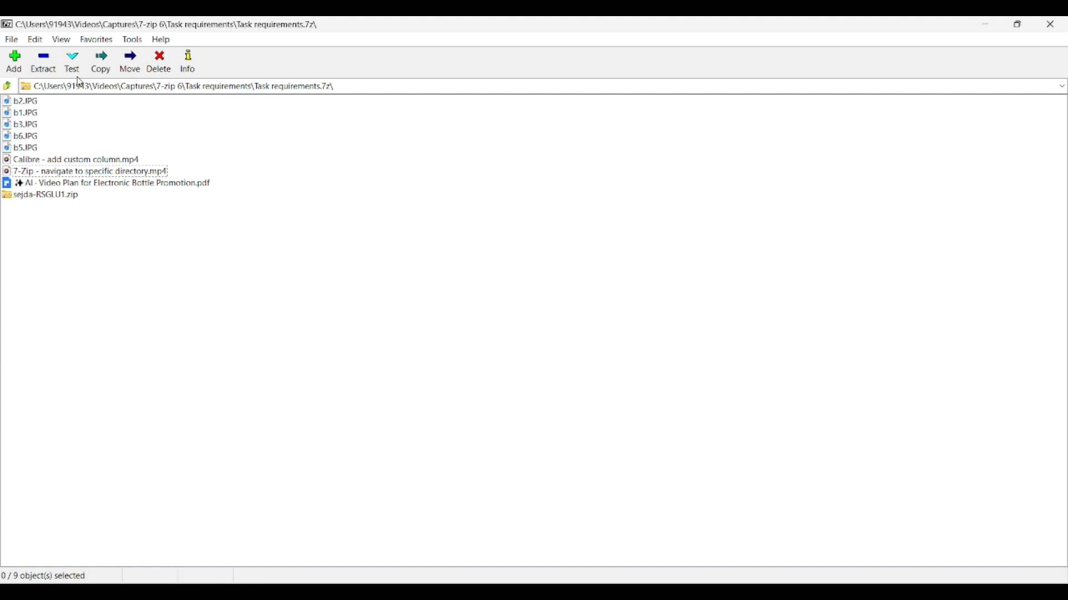 The image size is (1068, 600). I want to click on Favorites menu, so click(97, 39).